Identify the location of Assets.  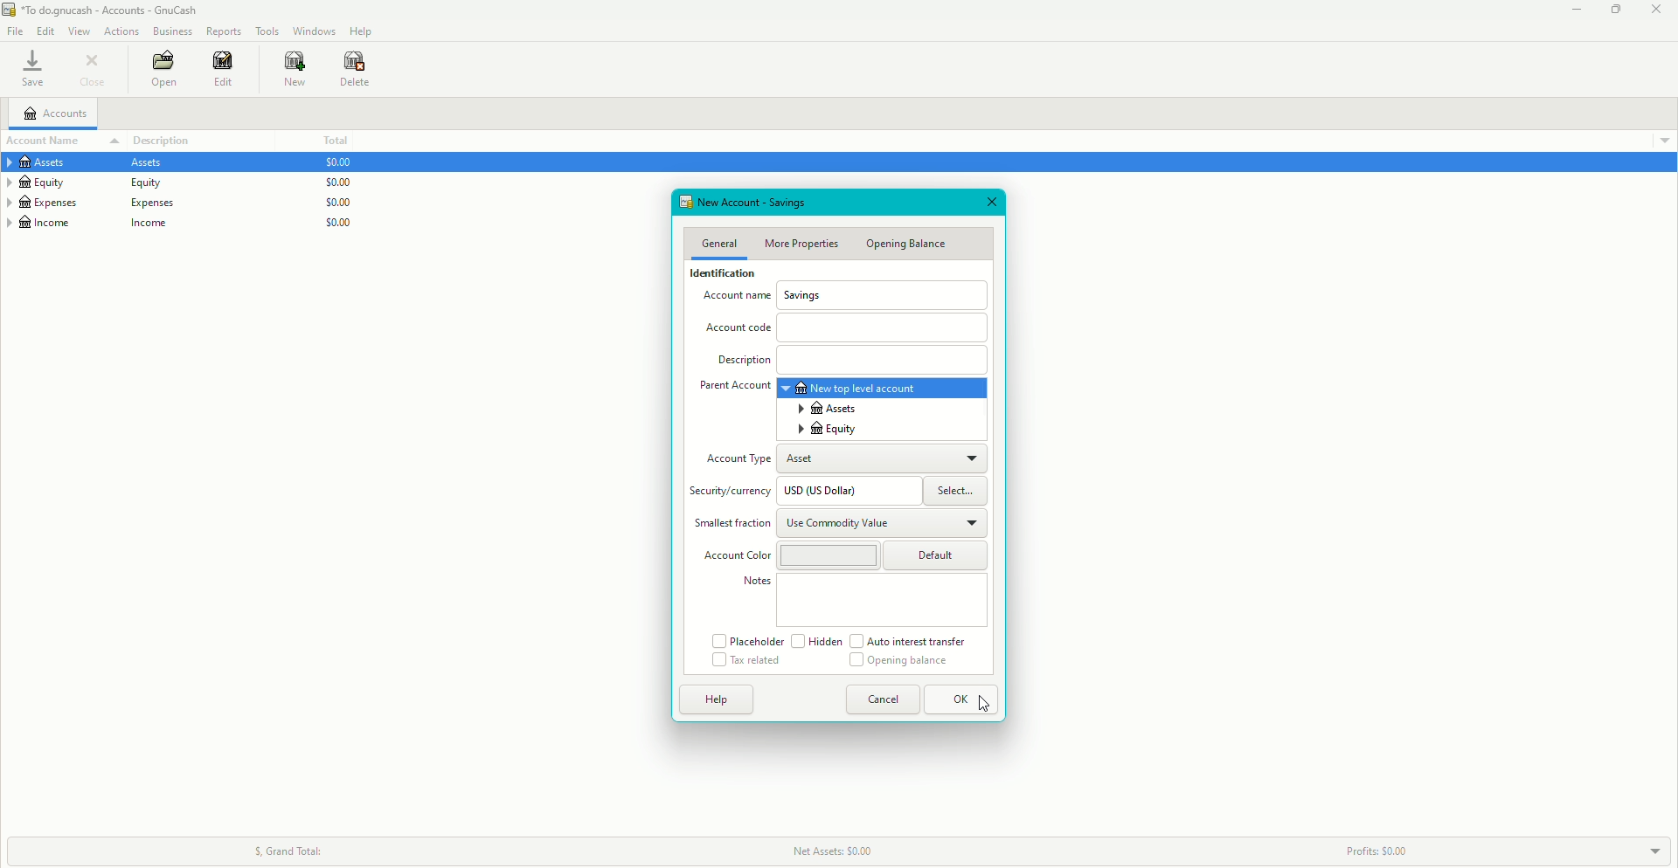
(93, 164).